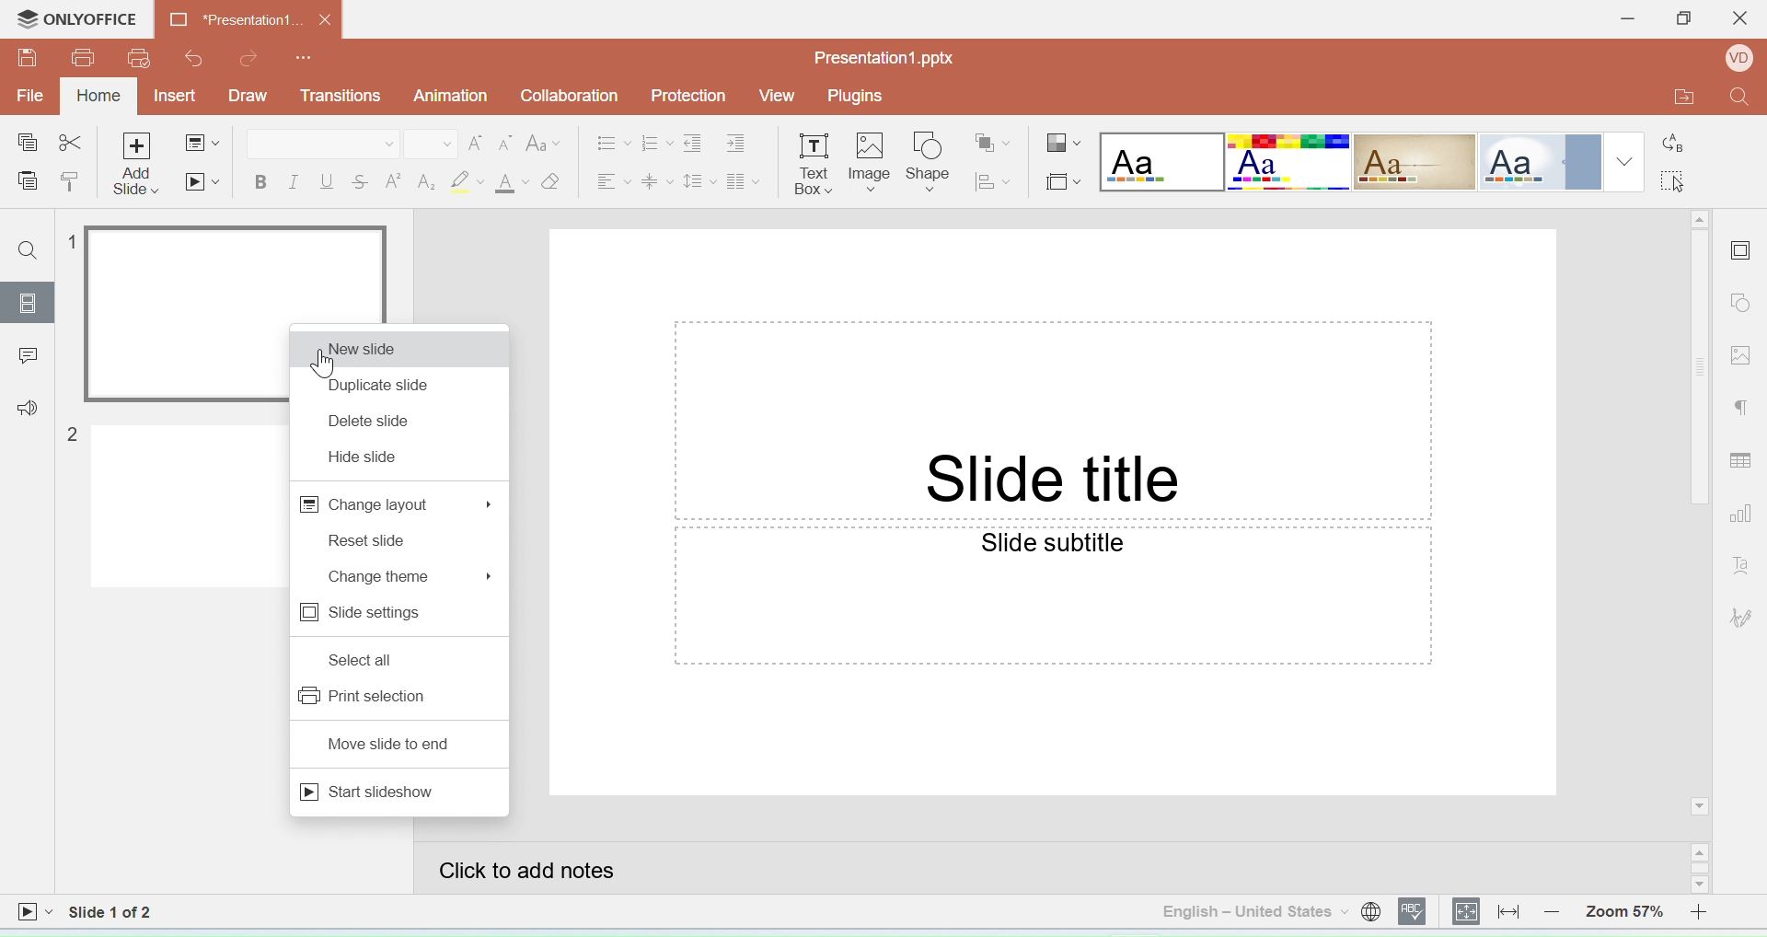 The width and height of the screenshot is (1767, 937). What do you see at coordinates (404, 577) in the screenshot?
I see `change theme` at bounding box center [404, 577].